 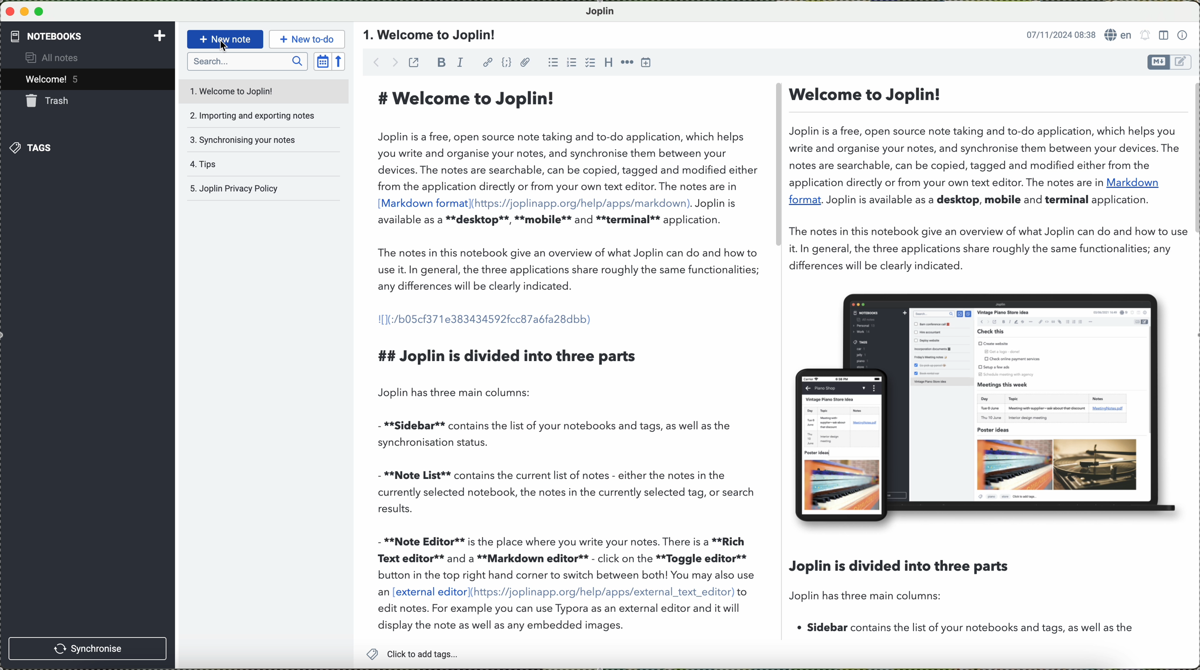 What do you see at coordinates (89, 36) in the screenshot?
I see `notebooks tab` at bounding box center [89, 36].